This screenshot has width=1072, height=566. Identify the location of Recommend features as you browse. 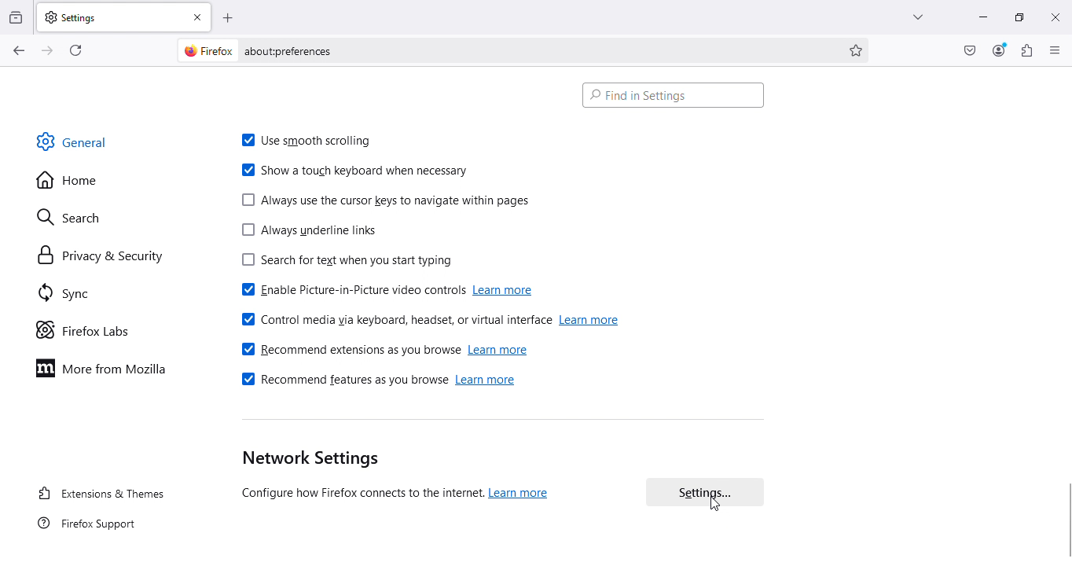
(342, 383).